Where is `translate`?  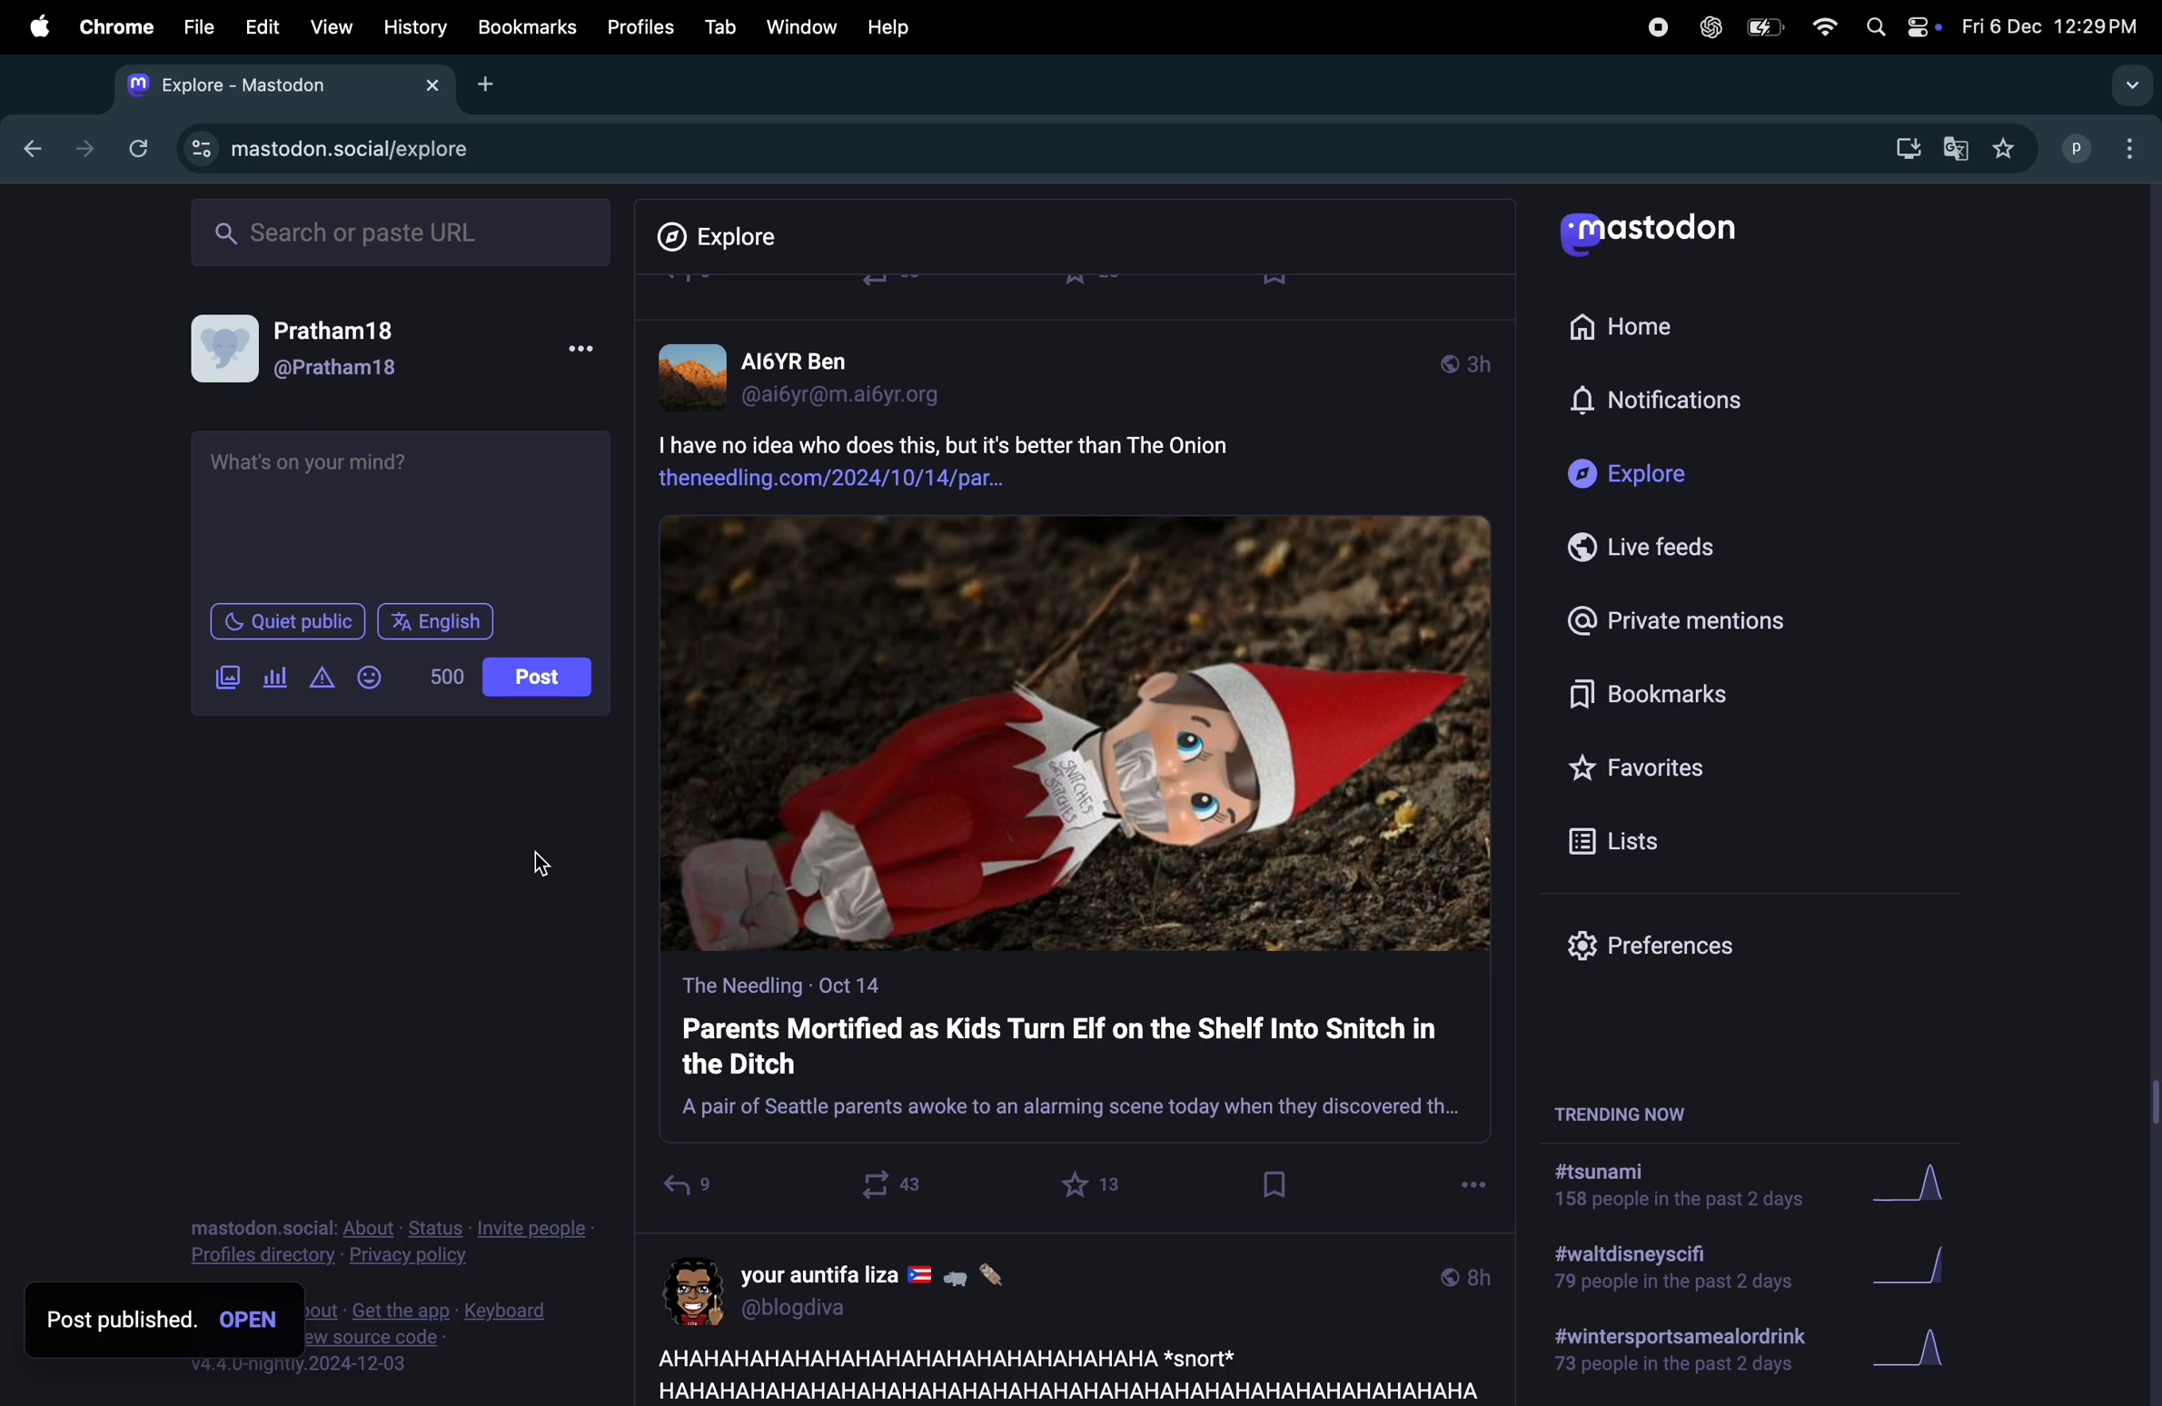 translate is located at coordinates (1956, 151).